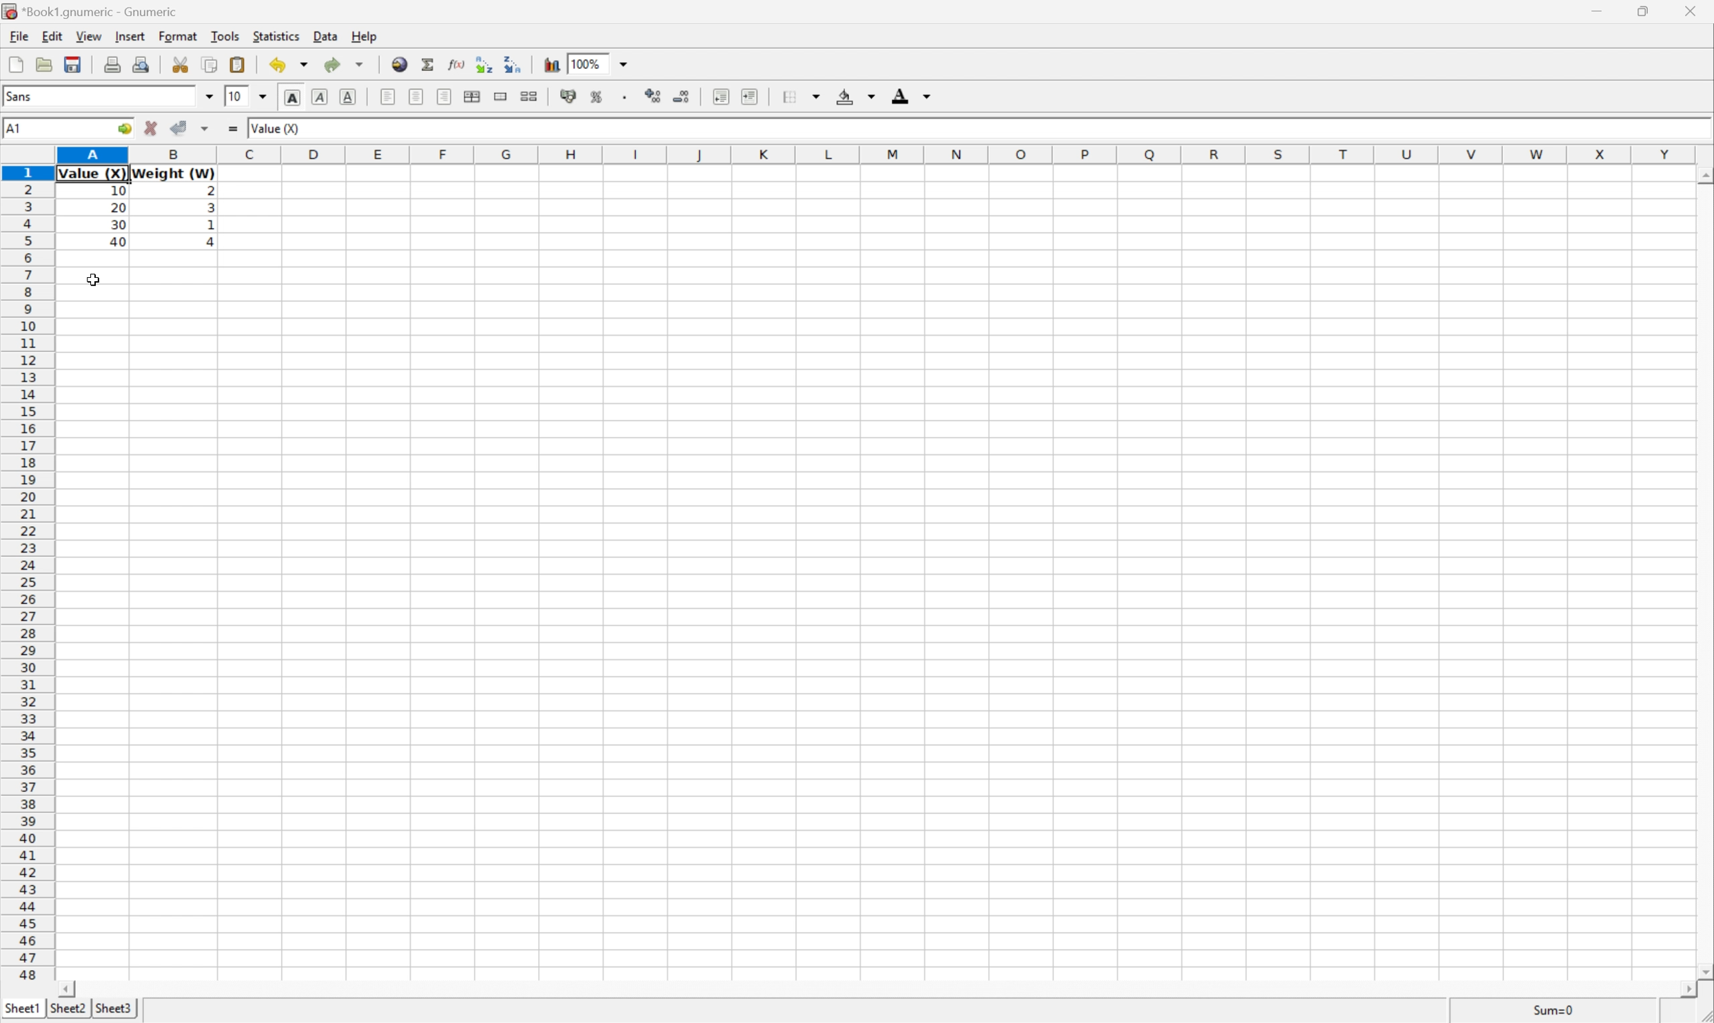  I want to click on Statistics, so click(276, 37).